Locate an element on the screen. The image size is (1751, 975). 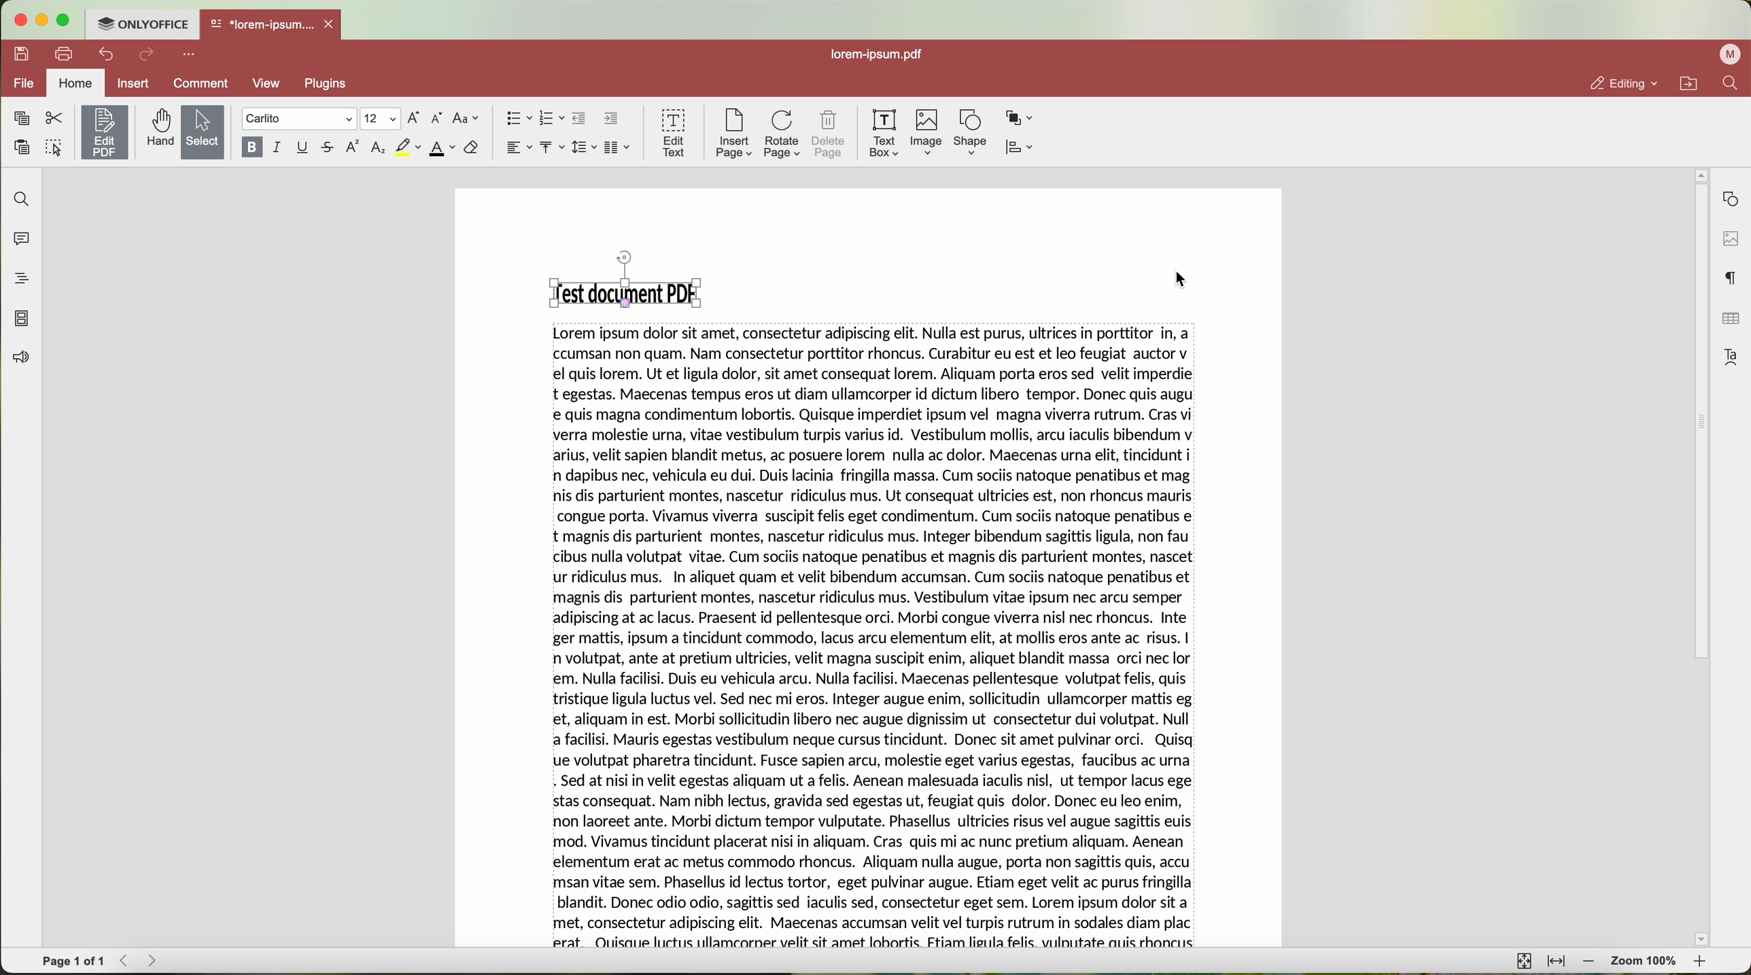
find is located at coordinates (22, 199).